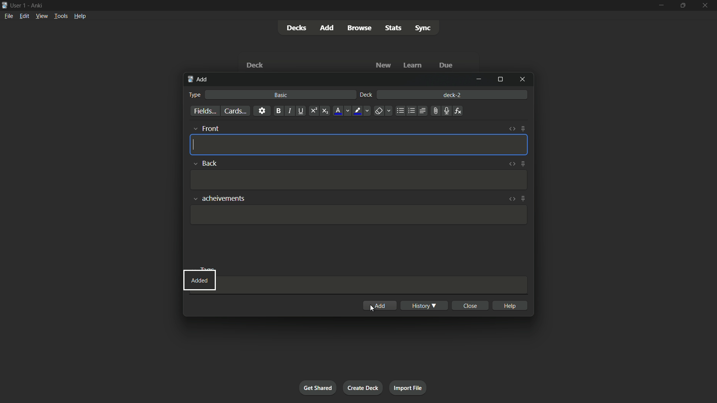 This screenshot has width=717, height=403. What do you see at coordinates (382, 111) in the screenshot?
I see `remove formatting` at bounding box center [382, 111].